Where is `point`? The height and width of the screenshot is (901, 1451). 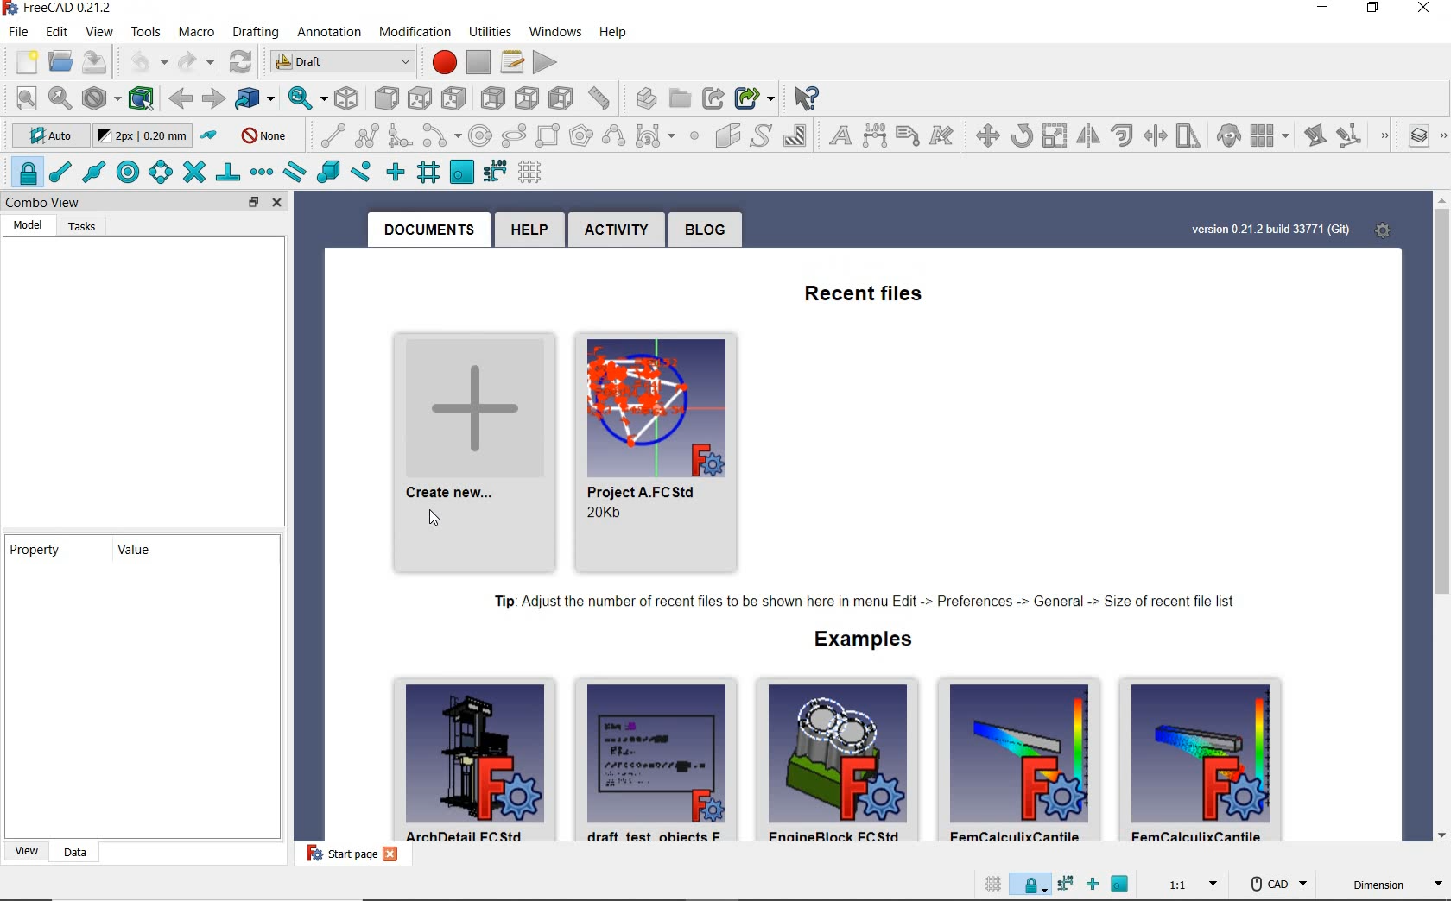
point is located at coordinates (695, 138).